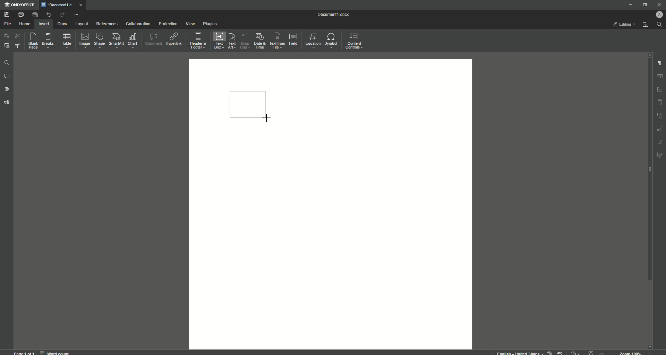 This screenshot has width=666, height=355. Describe the element at coordinates (625, 24) in the screenshot. I see `Editing` at that location.